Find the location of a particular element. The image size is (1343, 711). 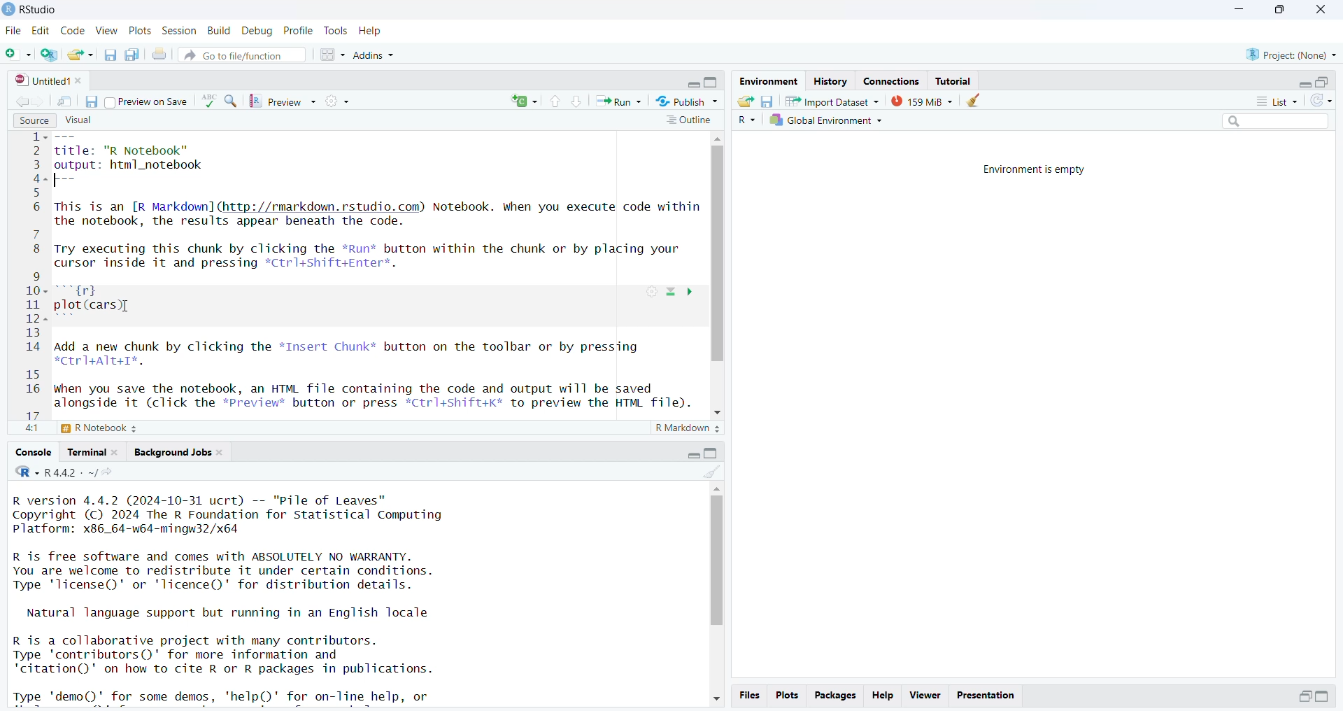

plots is located at coordinates (141, 31).